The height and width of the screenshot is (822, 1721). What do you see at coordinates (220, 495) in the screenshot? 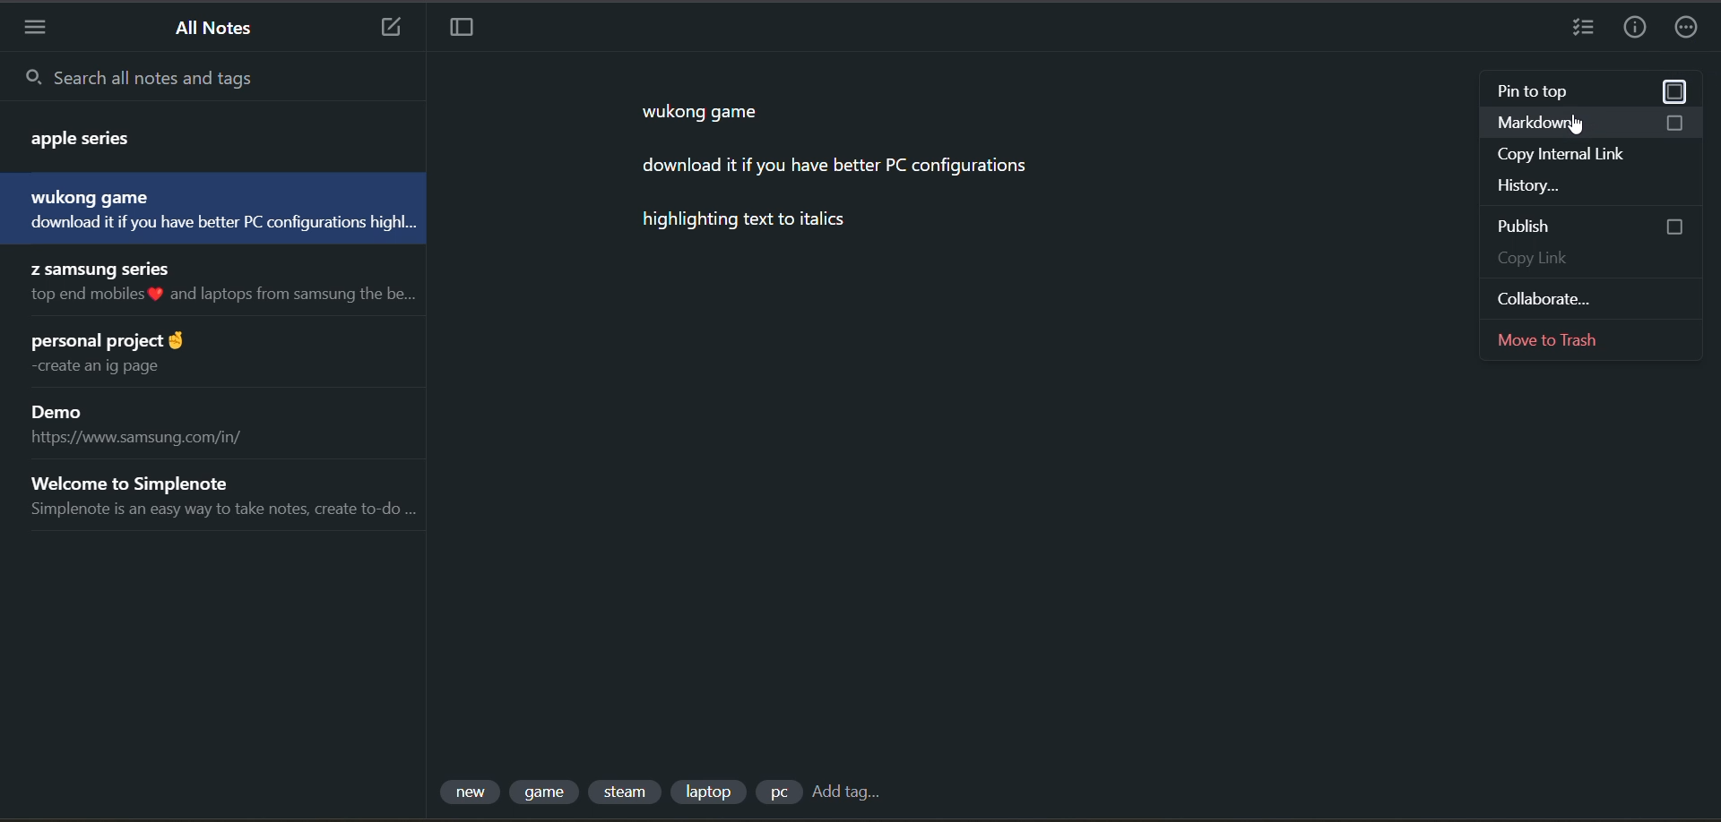
I see `note title and preview` at bounding box center [220, 495].